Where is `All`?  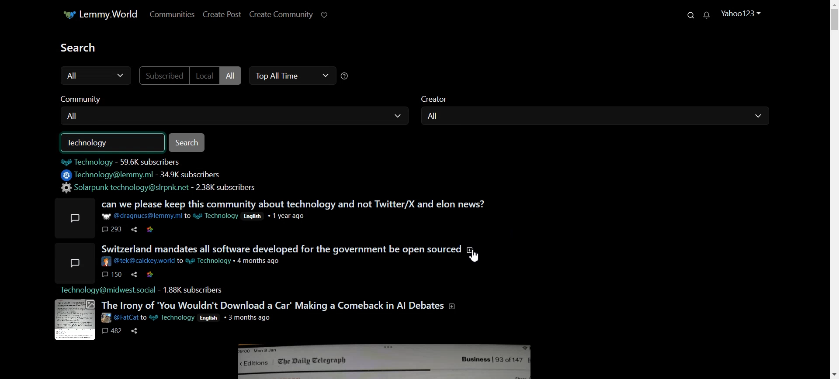
All is located at coordinates (233, 76).